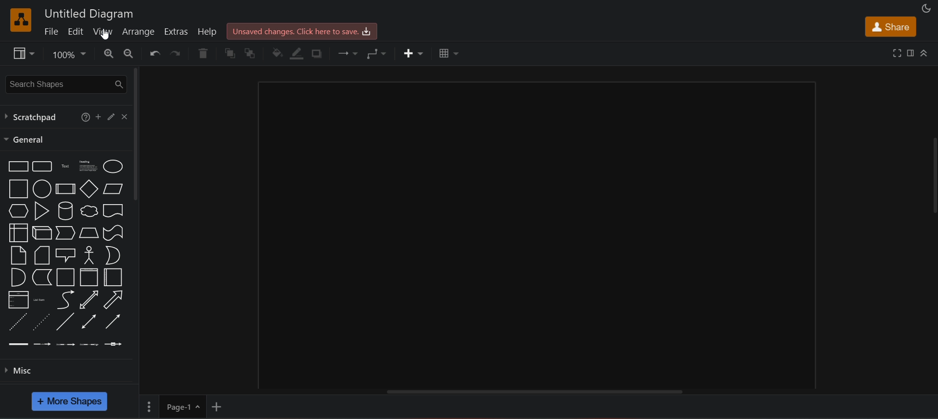 This screenshot has width=938, height=419. What do you see at coordinates (178, 31) in the screenshot?
I see `extras` at bounding box center [178, 31].